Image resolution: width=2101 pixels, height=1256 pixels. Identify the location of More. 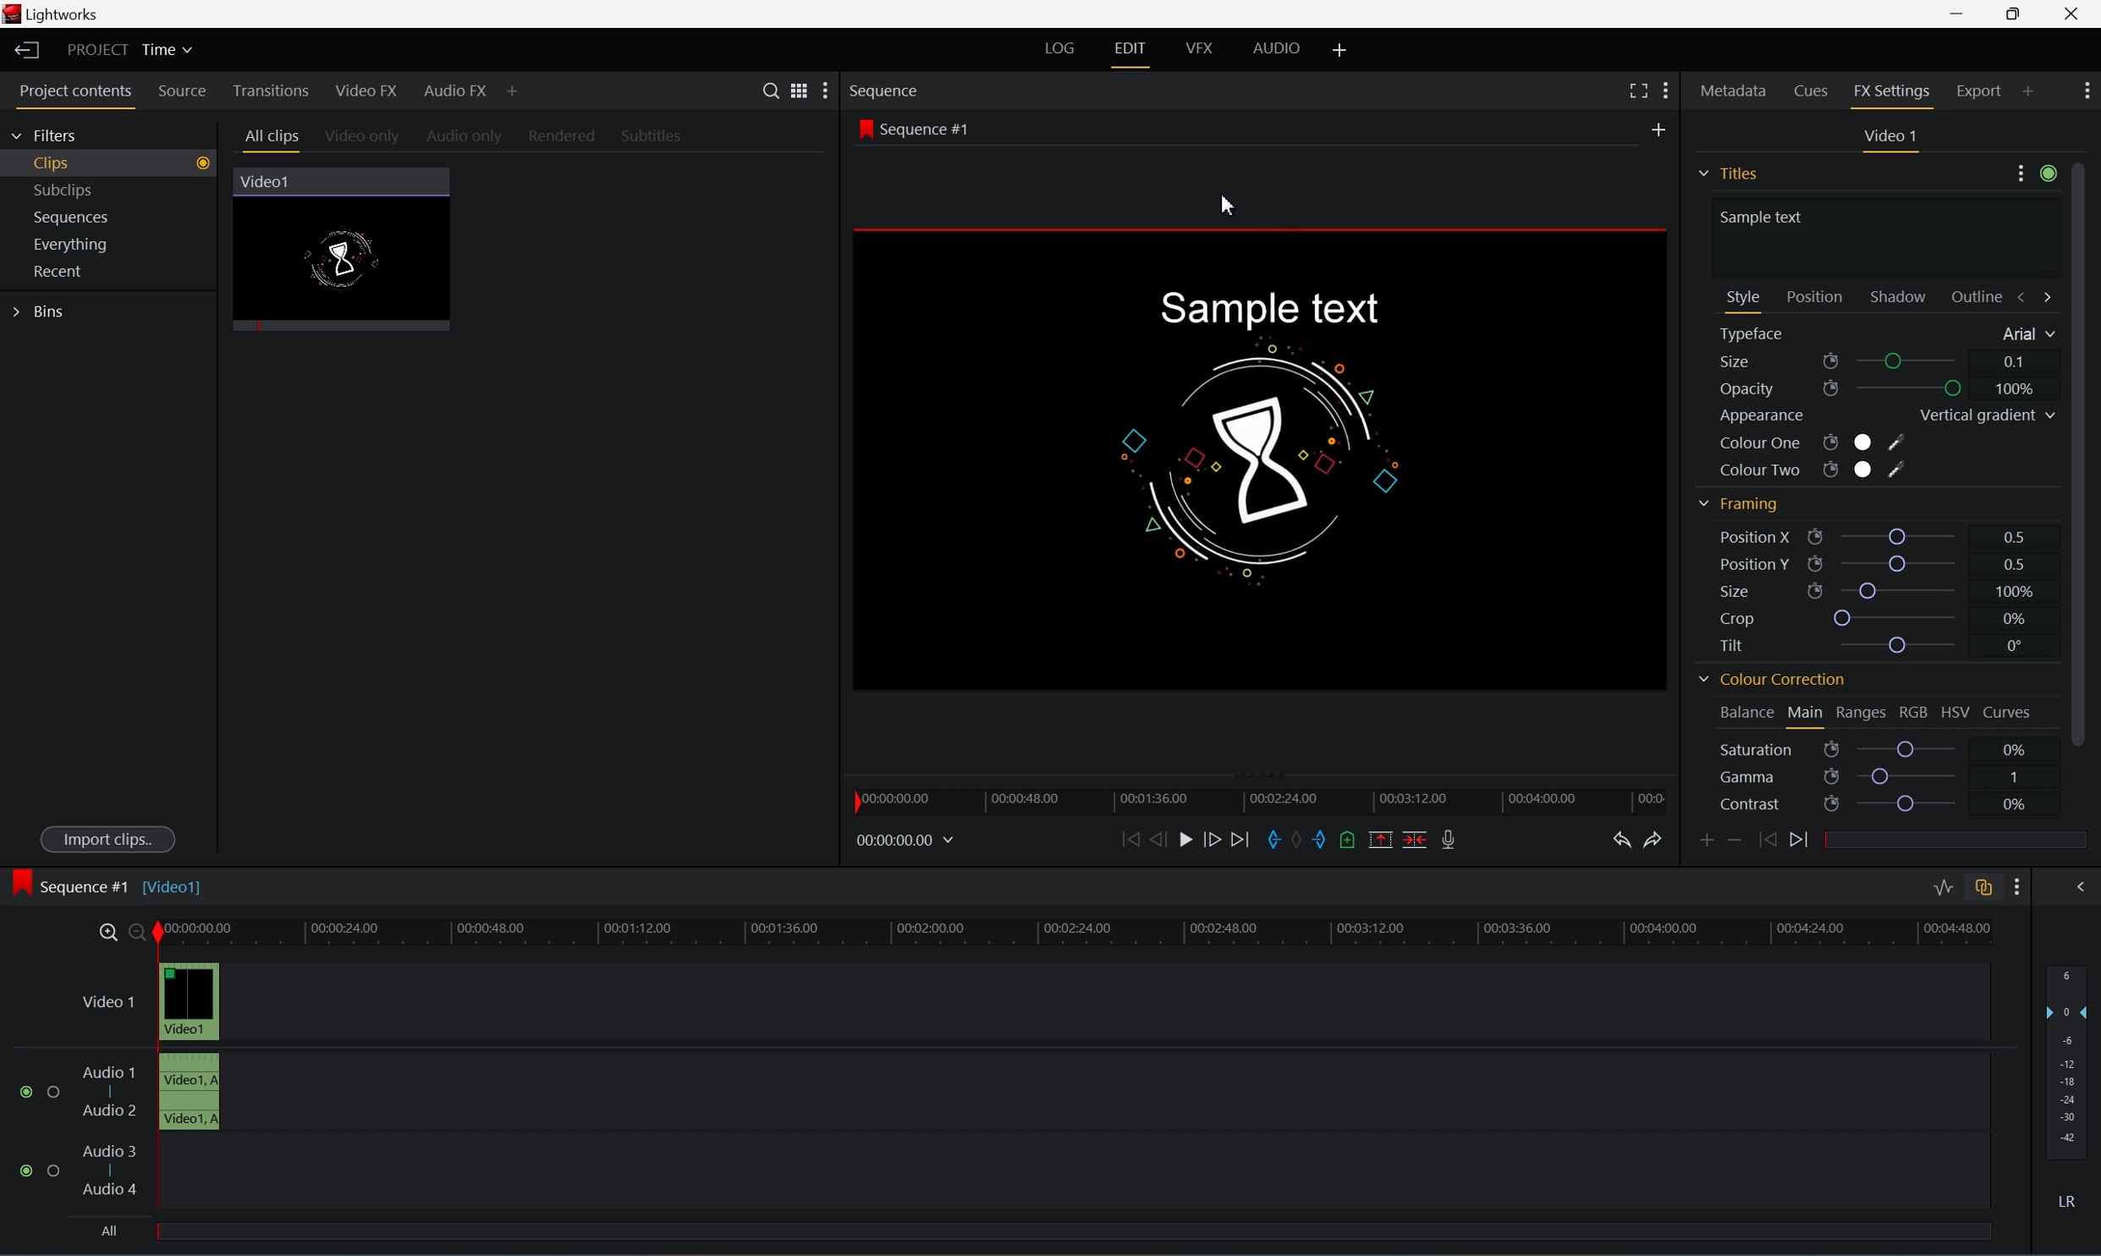
(1668, 90).